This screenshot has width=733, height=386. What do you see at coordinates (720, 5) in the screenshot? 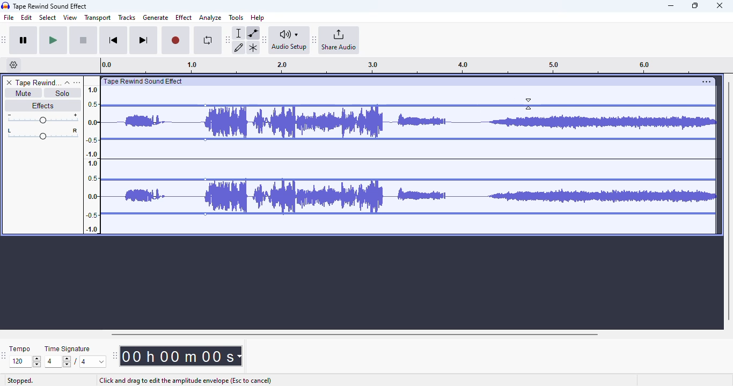
I see `close` at bounding box center [720, 5].